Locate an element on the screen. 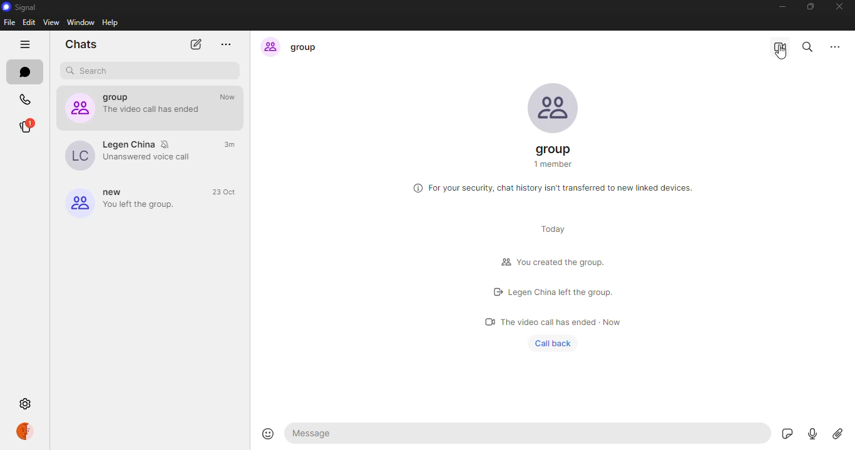 The image size is (855, 450). time is located at coordinates (230, 192).